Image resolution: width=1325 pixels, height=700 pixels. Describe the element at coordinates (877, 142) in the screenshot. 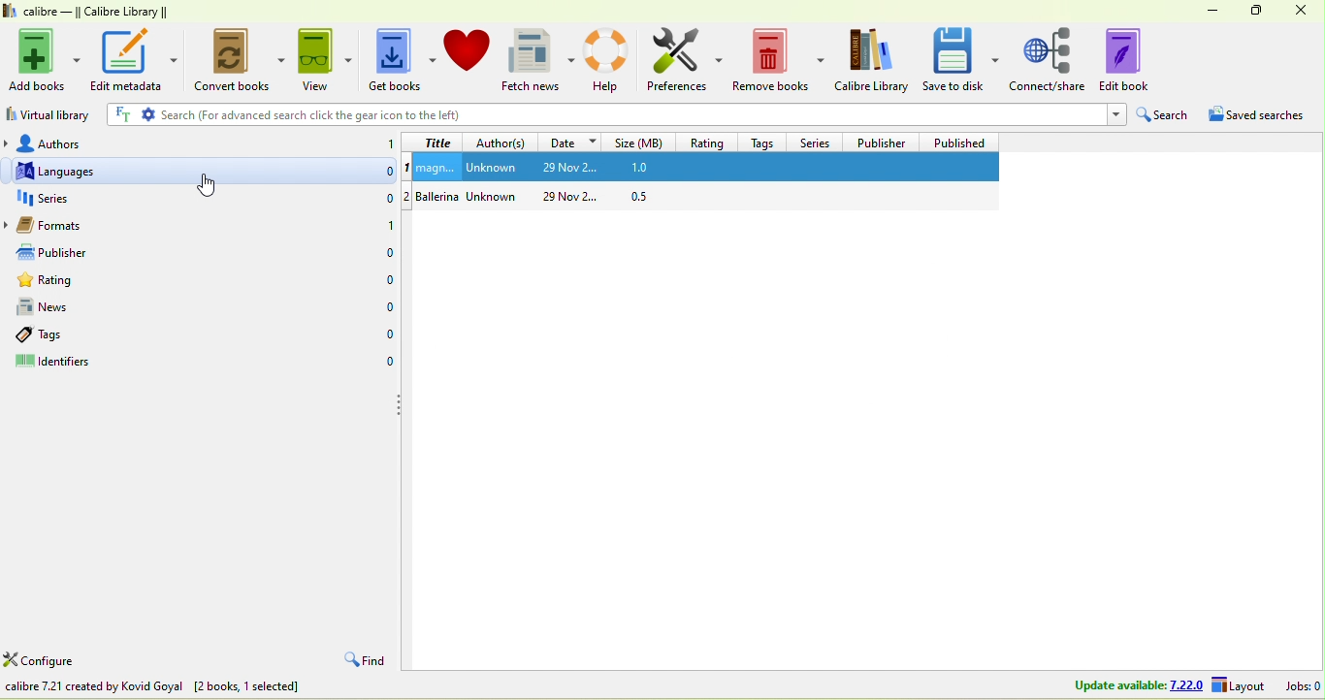

I see `publisher` at that location.